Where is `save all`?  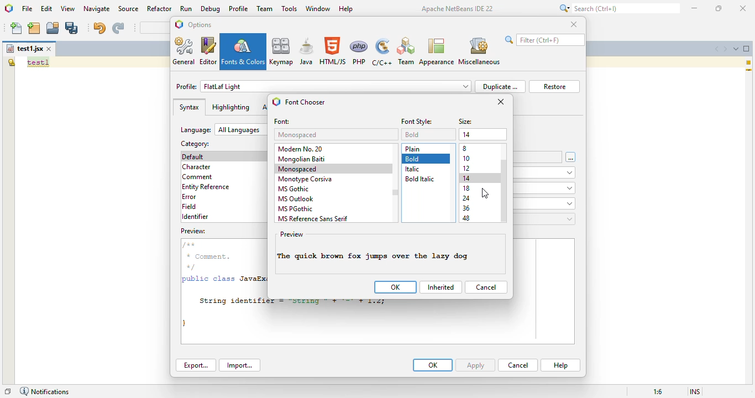
save all is located at coordinates (72, 28).